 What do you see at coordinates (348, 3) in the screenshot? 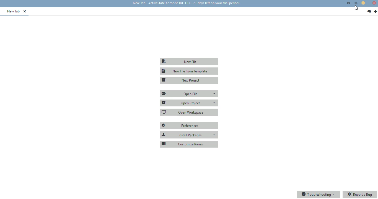
I see `toggle focus mode` at bounding box center [348, 3].